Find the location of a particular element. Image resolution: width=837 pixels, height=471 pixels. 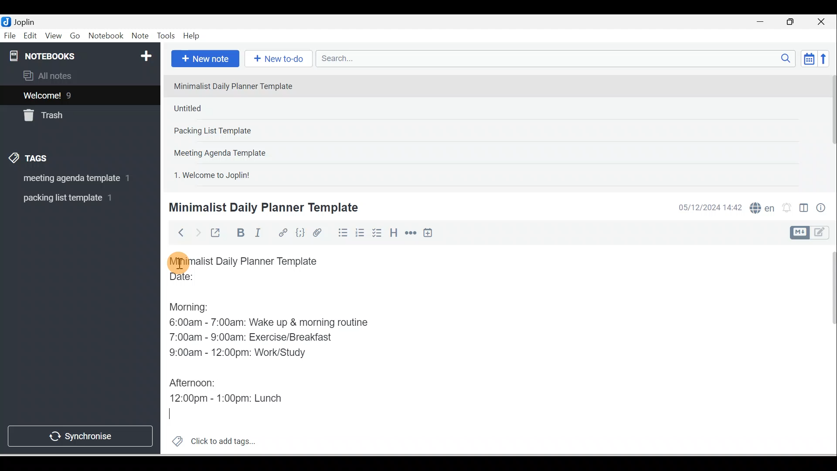

7:00am - 9:00am: Exercise/Breakfast is located at coordinates (252, 336).